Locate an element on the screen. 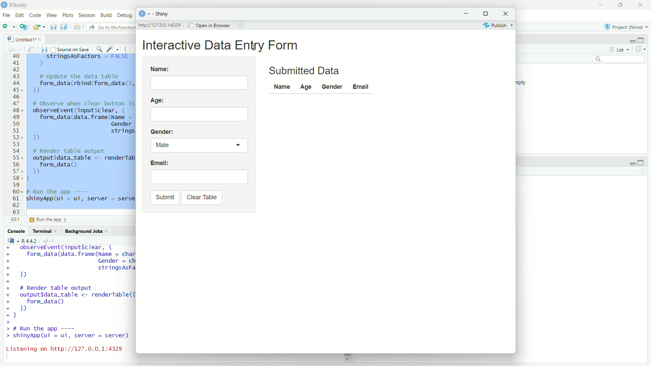 The image size is (651, 366). close is located at coordinates (109, 231).